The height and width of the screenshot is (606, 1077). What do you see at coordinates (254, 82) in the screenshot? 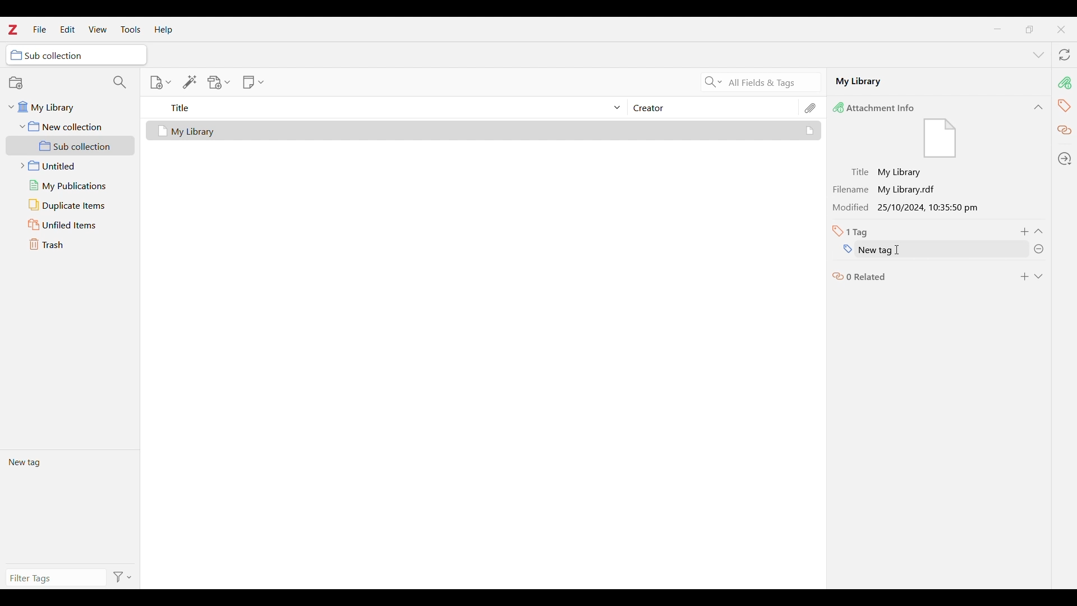
I see `New note options` at bounding box center [254, 82].